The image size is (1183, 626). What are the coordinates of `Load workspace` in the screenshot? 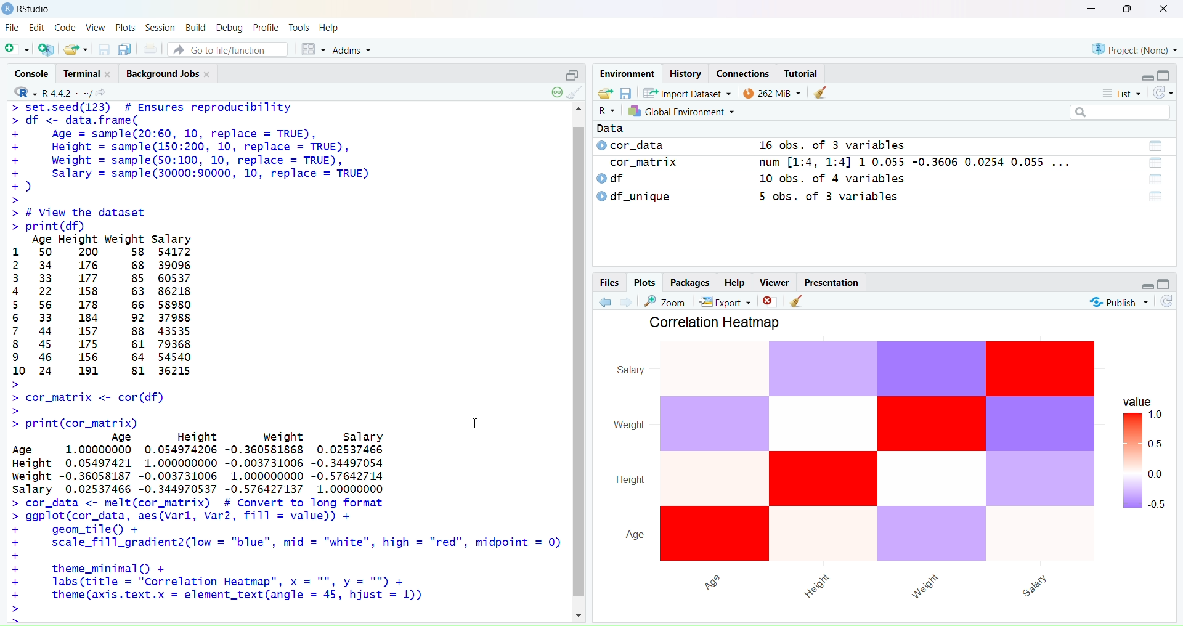 It's located at (604, 94).